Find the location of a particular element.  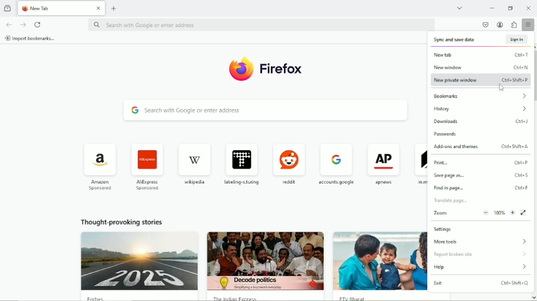

history is located at coordinates (481, 109).